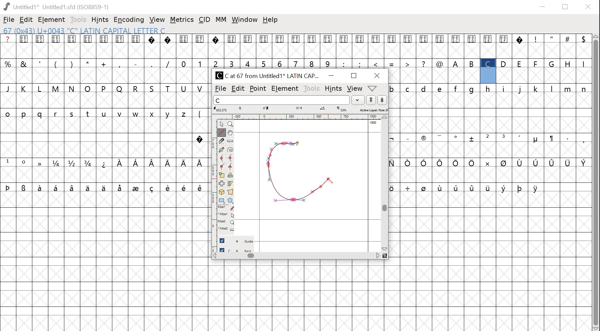  What do you see at coordinates (237, 240) in the screenshot?
I see `guide layer` at bounding box center [237, 240].